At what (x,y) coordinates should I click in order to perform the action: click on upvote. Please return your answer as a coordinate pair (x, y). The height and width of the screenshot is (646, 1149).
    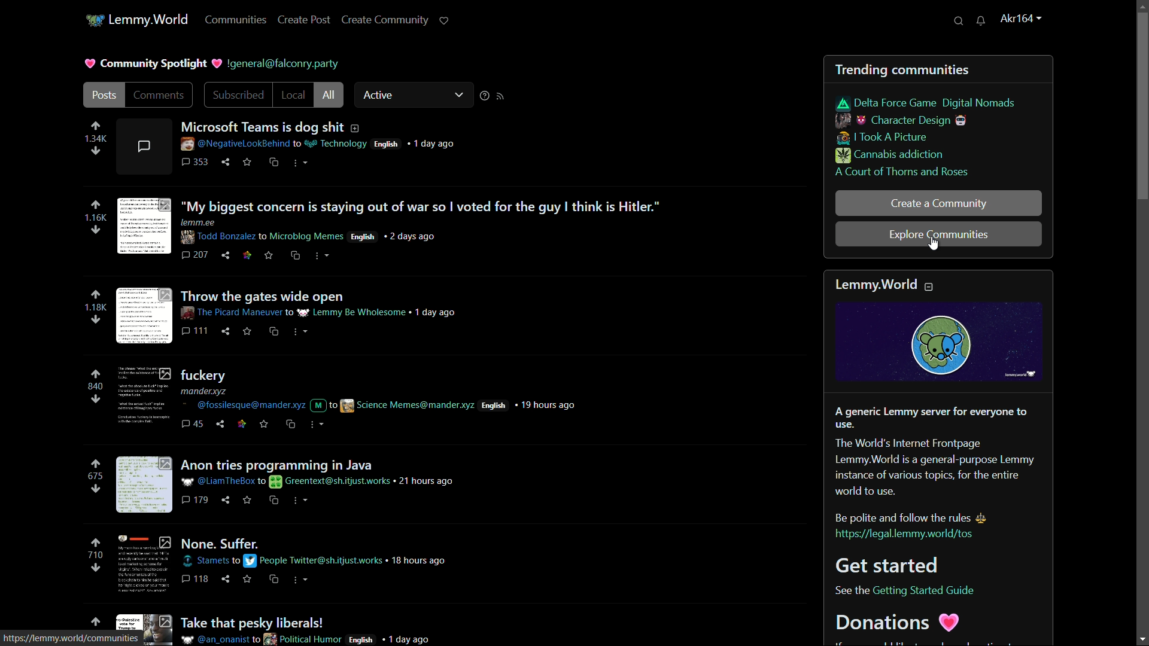
    Looking at the image, I should click on (96, 622).